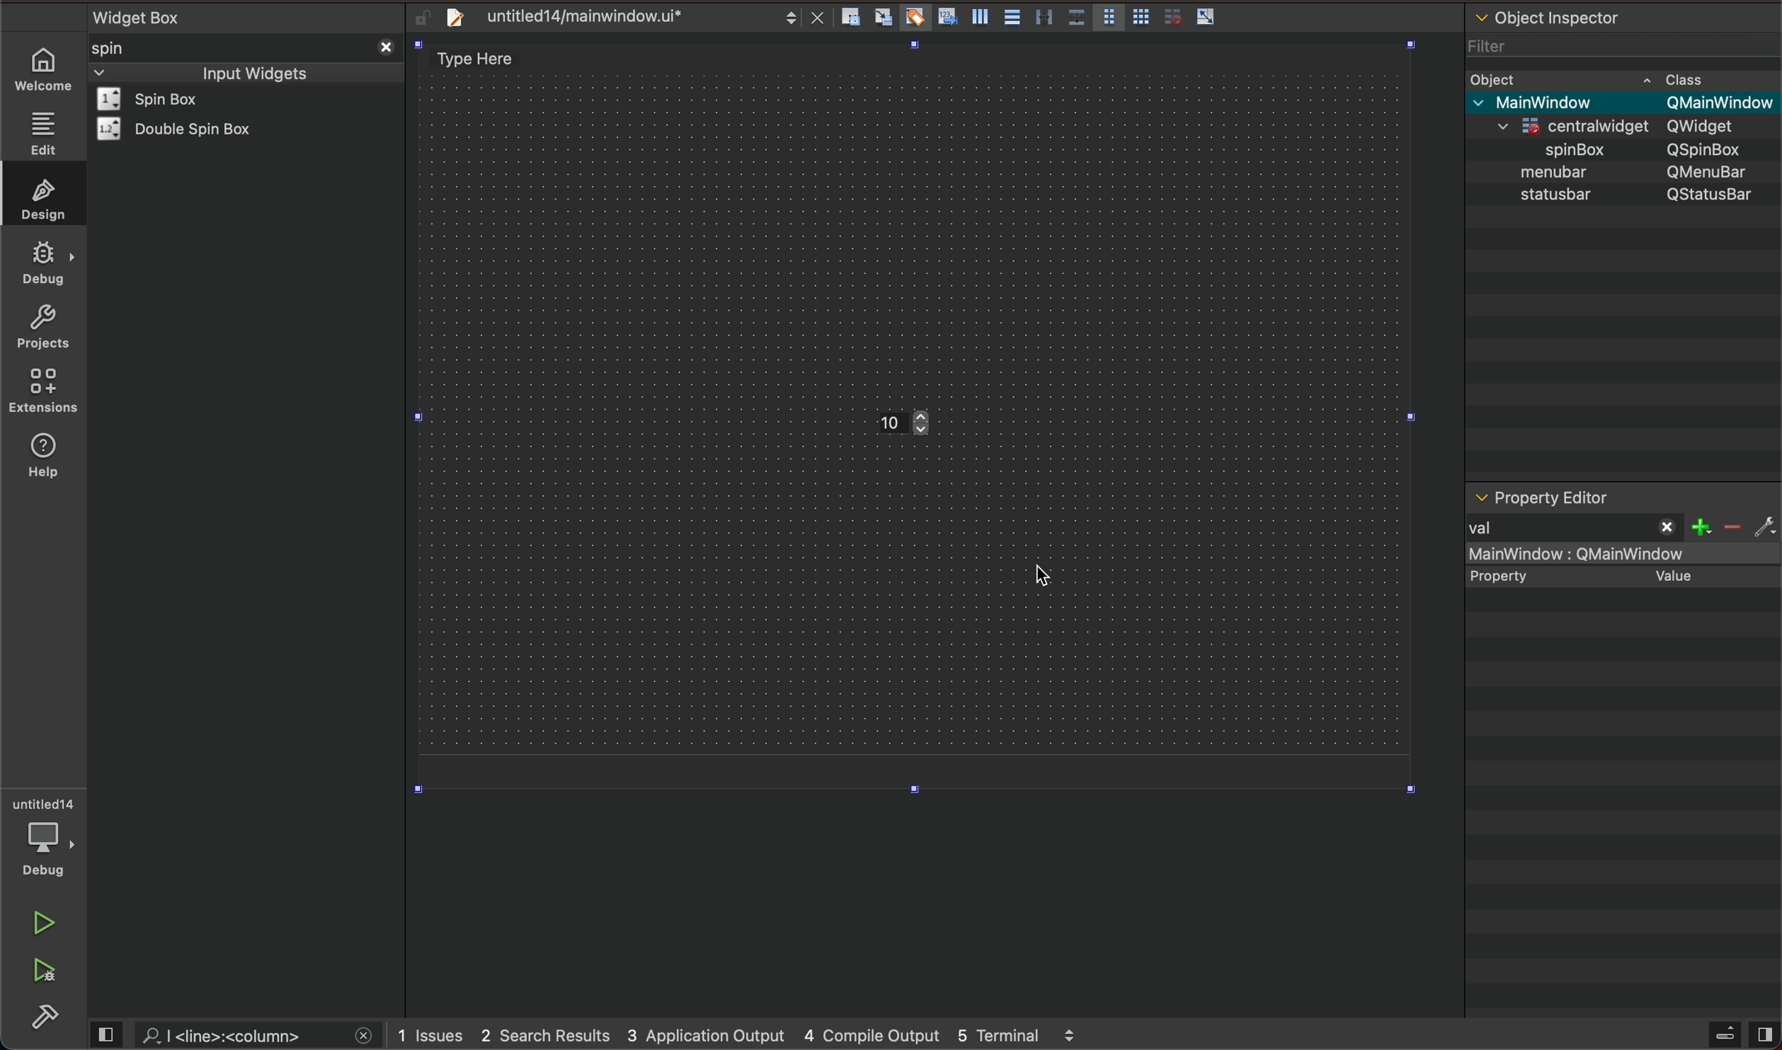  Describe the element at coordinates (751, 1036) in the screenshot. I see `logs` at that location.